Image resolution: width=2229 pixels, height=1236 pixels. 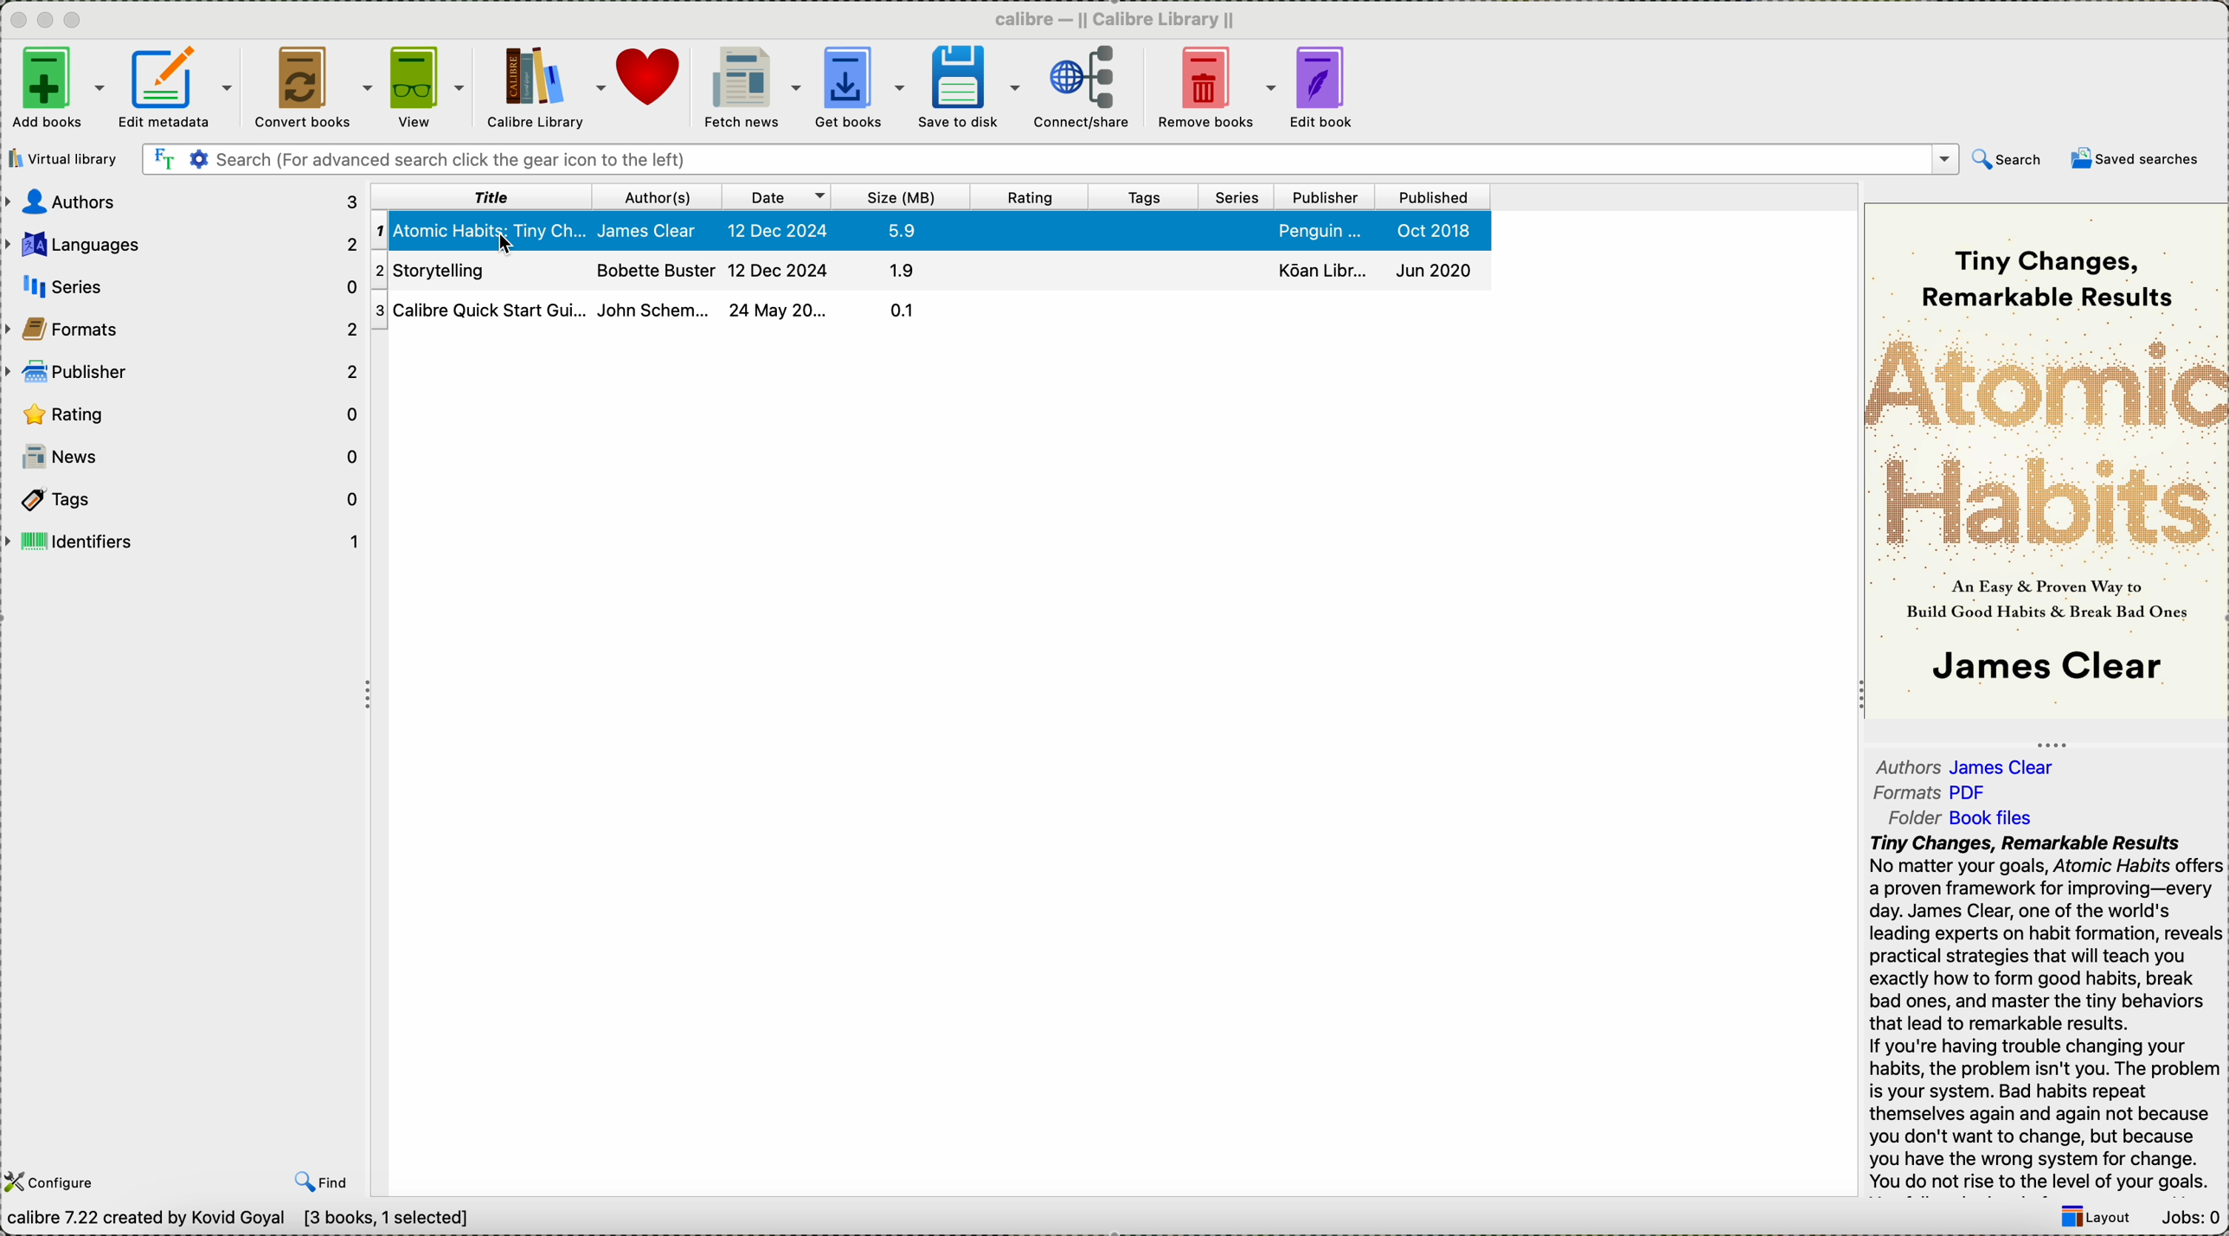 What do you see at coordinates (1030, 197) in the screenshot?
I see `rating` at bounding box center [1030, 197].